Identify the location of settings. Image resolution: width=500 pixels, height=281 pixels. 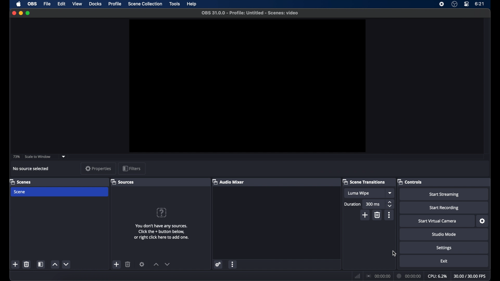
(142, 264).